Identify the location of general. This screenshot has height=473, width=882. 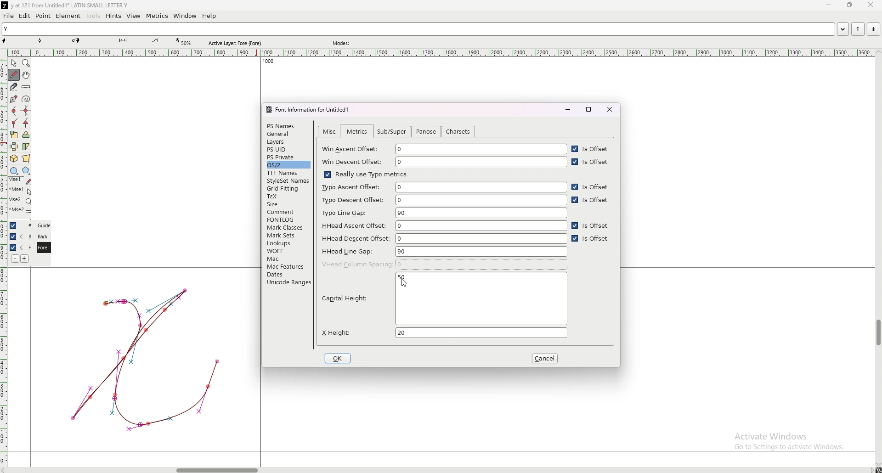
(288, 135).